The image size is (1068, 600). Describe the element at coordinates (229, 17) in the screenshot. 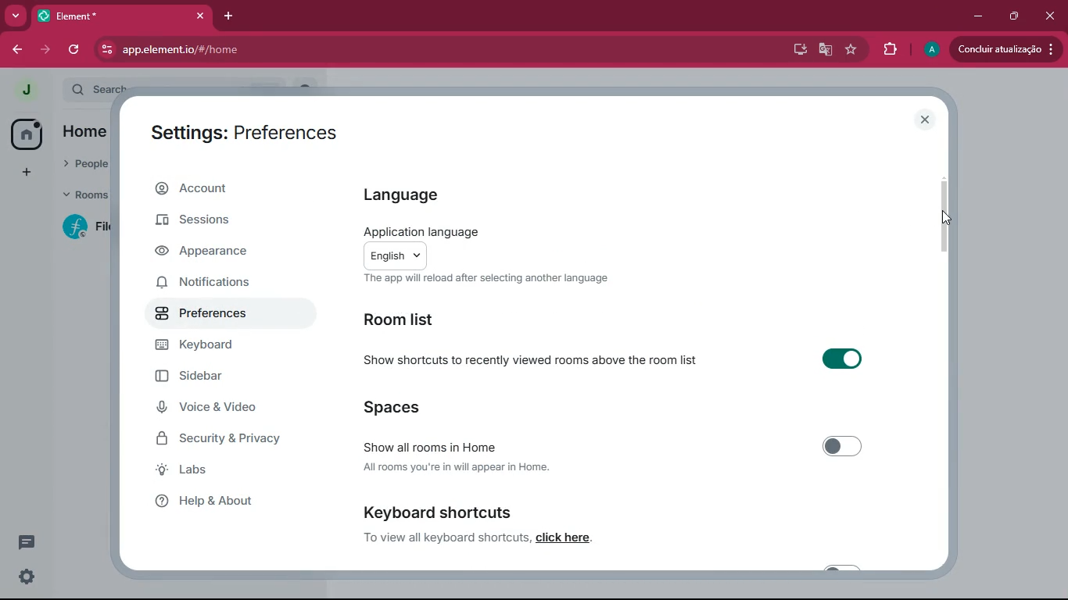

I see `add tab` at that location.